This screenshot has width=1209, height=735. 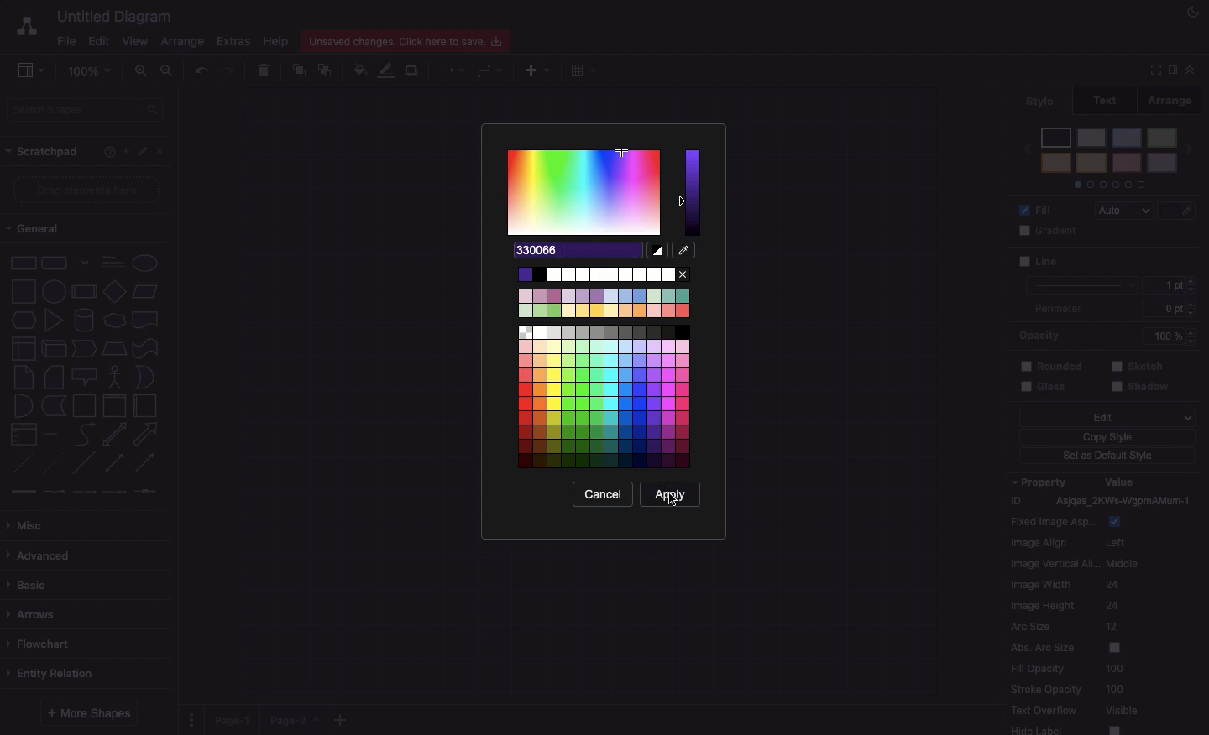 I want to click on Line color, so click(x=389, y=70).